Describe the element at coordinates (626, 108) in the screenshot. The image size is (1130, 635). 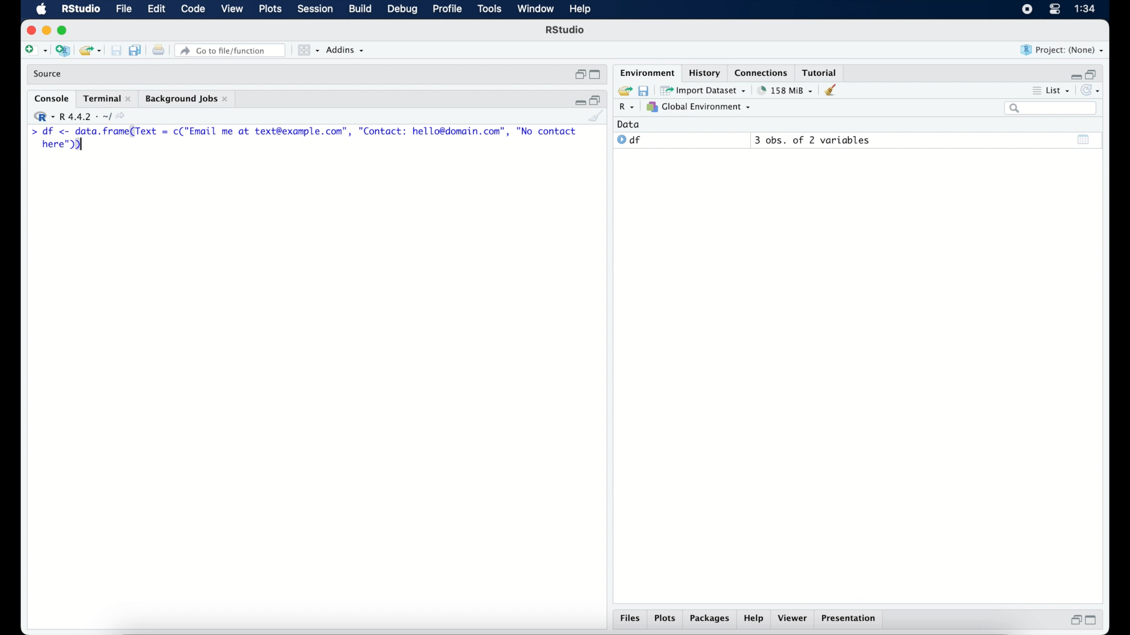
I see `R` at that location.